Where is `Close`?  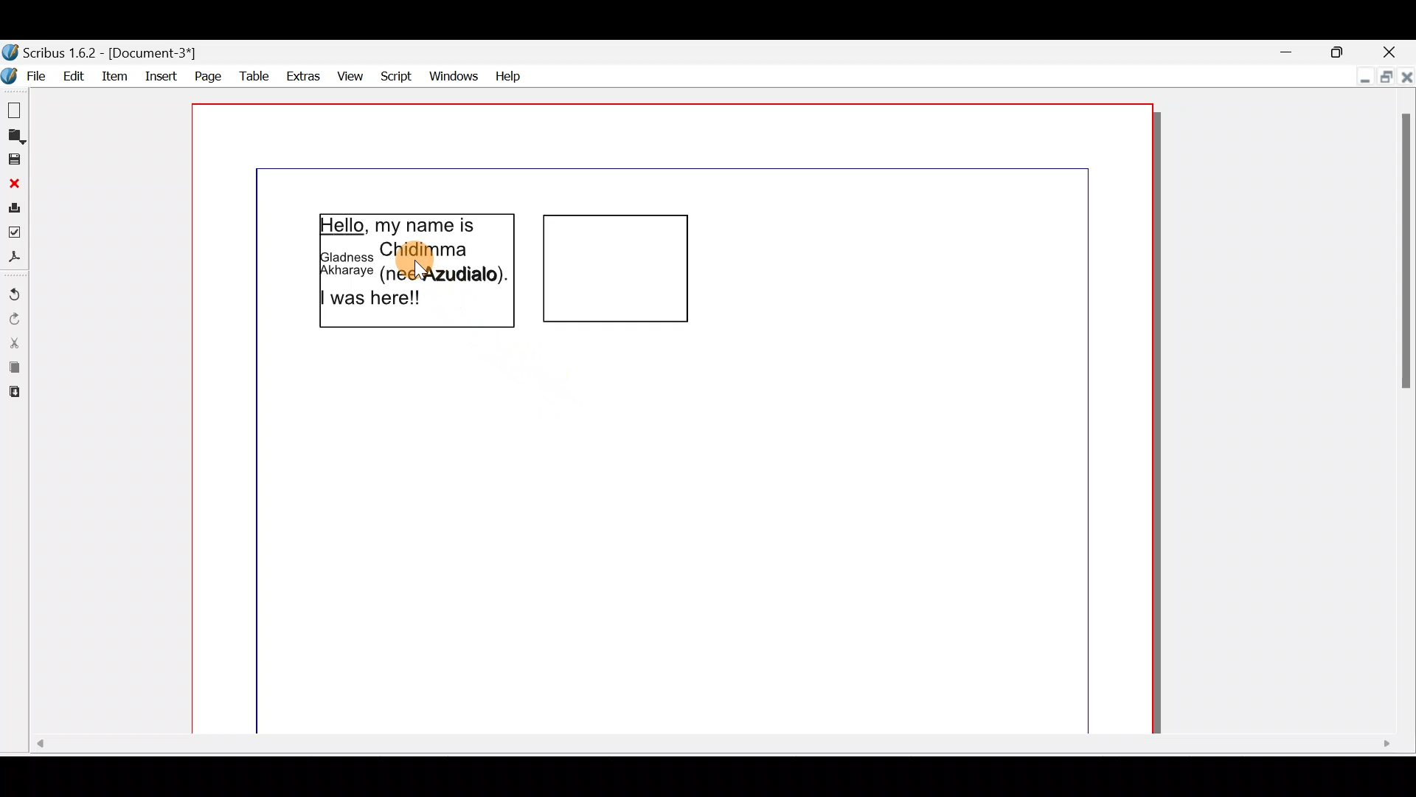
Close is located at coordinates (1406, 74).